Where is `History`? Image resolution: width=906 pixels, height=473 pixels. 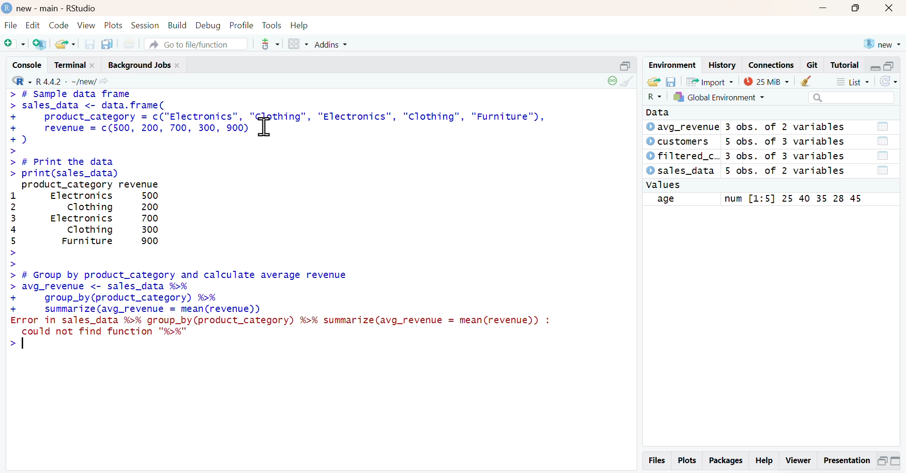
History is located at coordinates (723, 65).